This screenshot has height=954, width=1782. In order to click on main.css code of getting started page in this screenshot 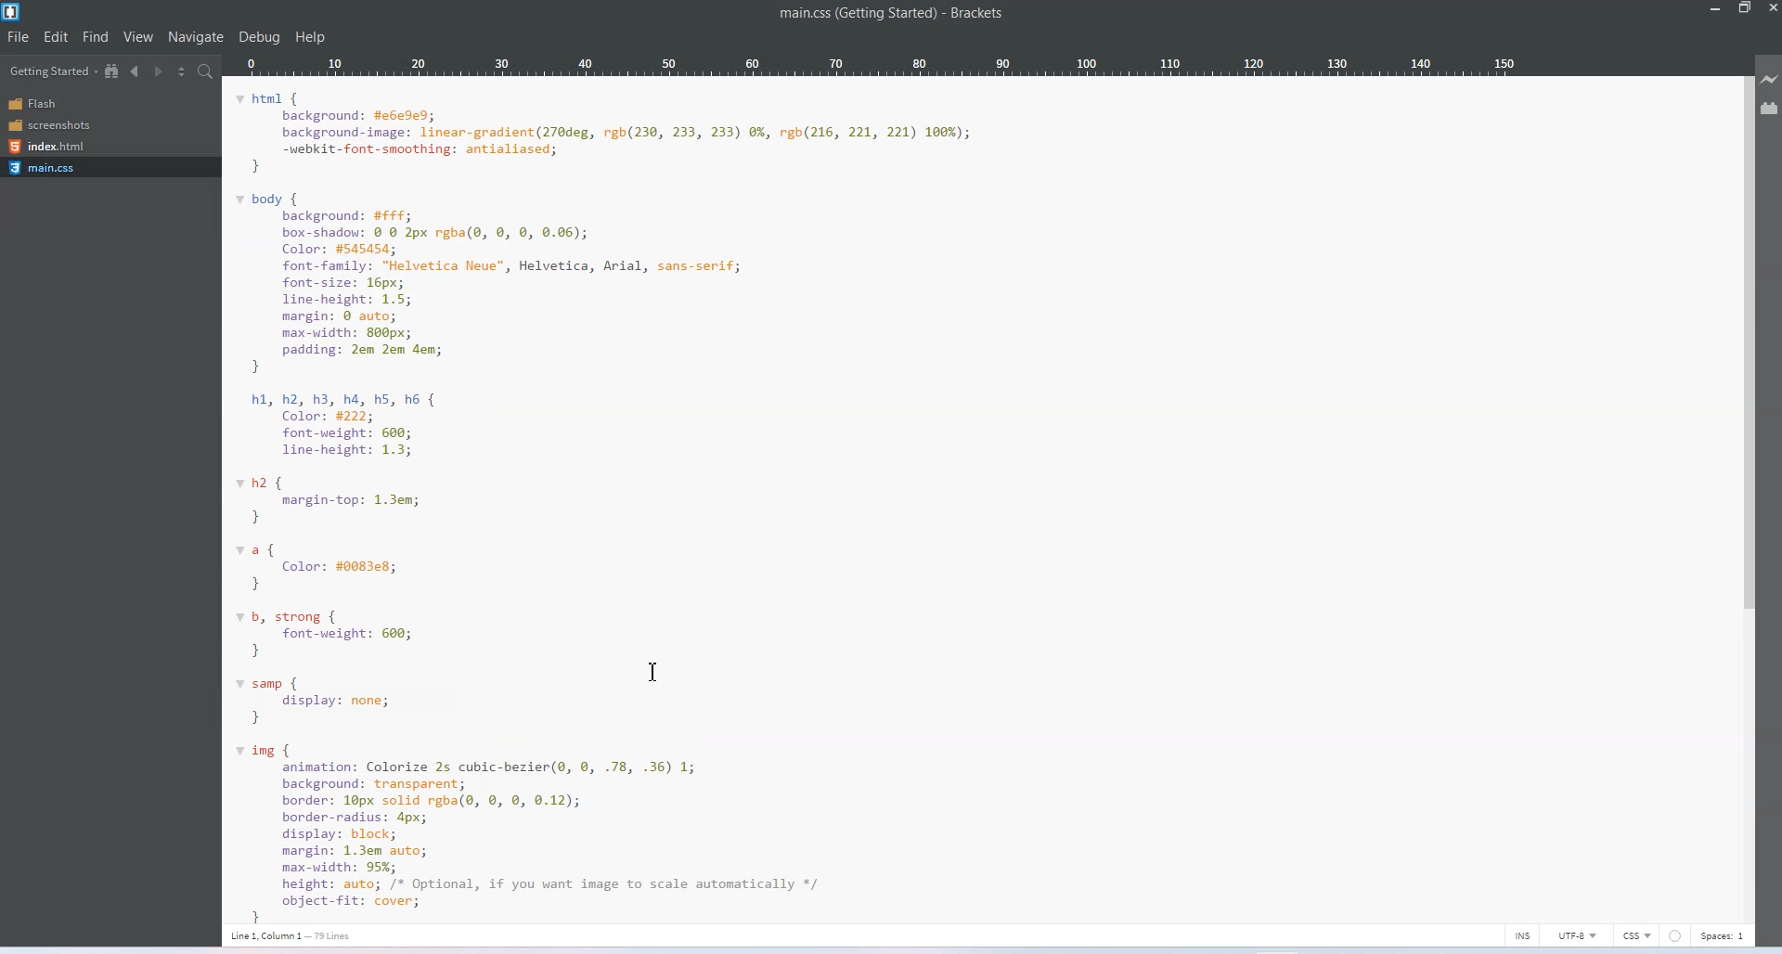, I will do `click(662, 501)`.